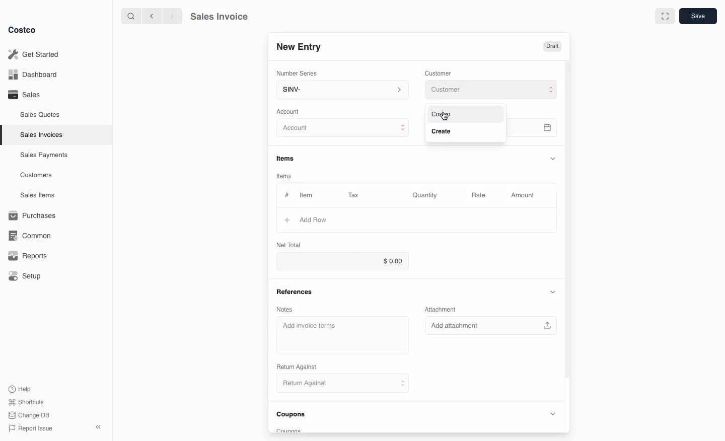  What do you see at coordinates (23, 30) in the screenshot?
I see `Costco` at bounding box center [23, 30].